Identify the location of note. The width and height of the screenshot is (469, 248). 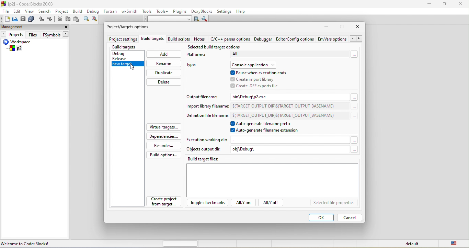
(200, 40).